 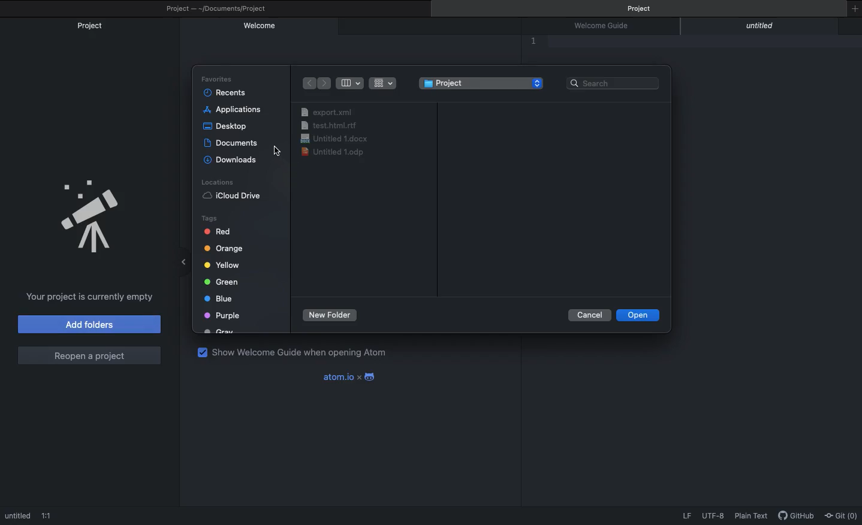 What do you see at coordinates (89, 324) in the screenshot?
I see `Add folders` at bounding box center [89, 324].